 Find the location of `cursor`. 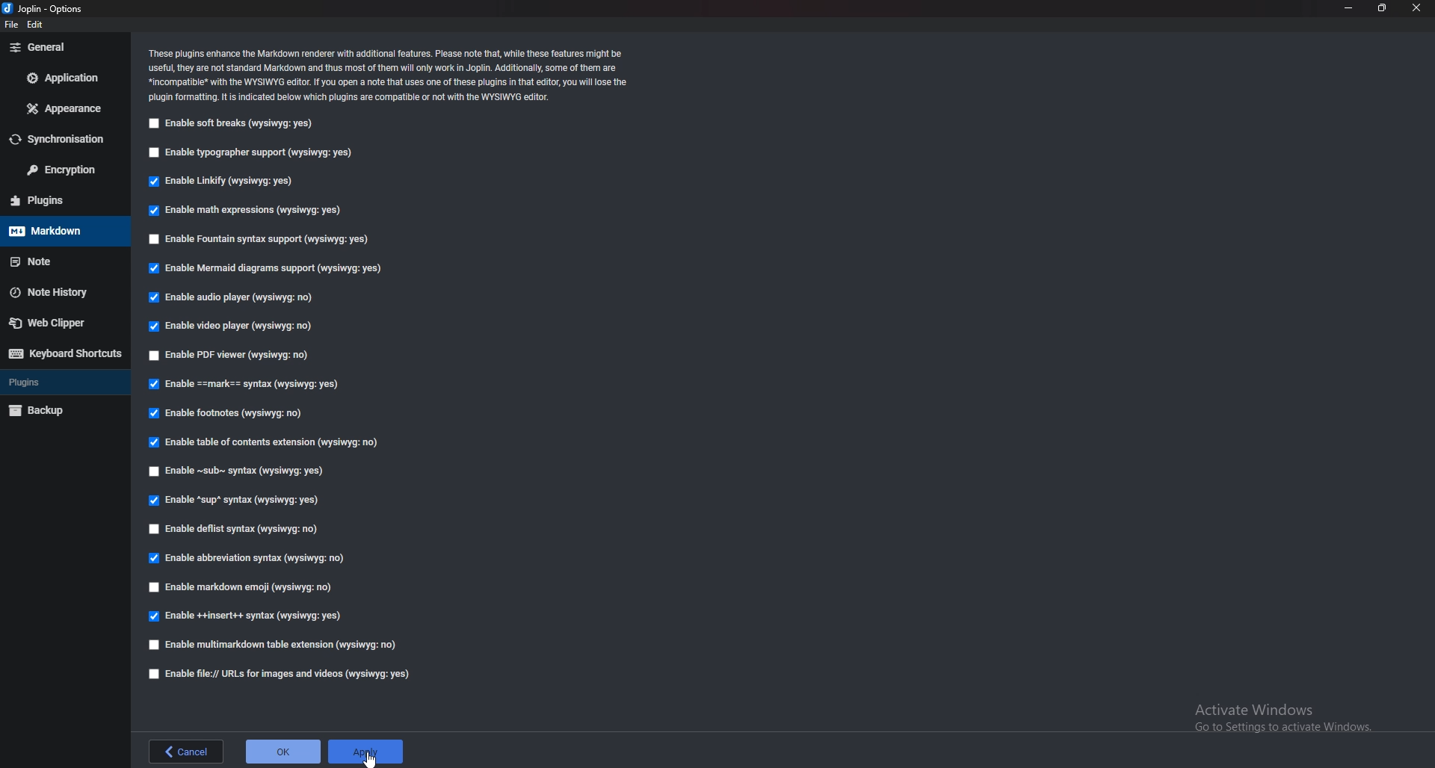

cursor is located at coordinates (363, 758).